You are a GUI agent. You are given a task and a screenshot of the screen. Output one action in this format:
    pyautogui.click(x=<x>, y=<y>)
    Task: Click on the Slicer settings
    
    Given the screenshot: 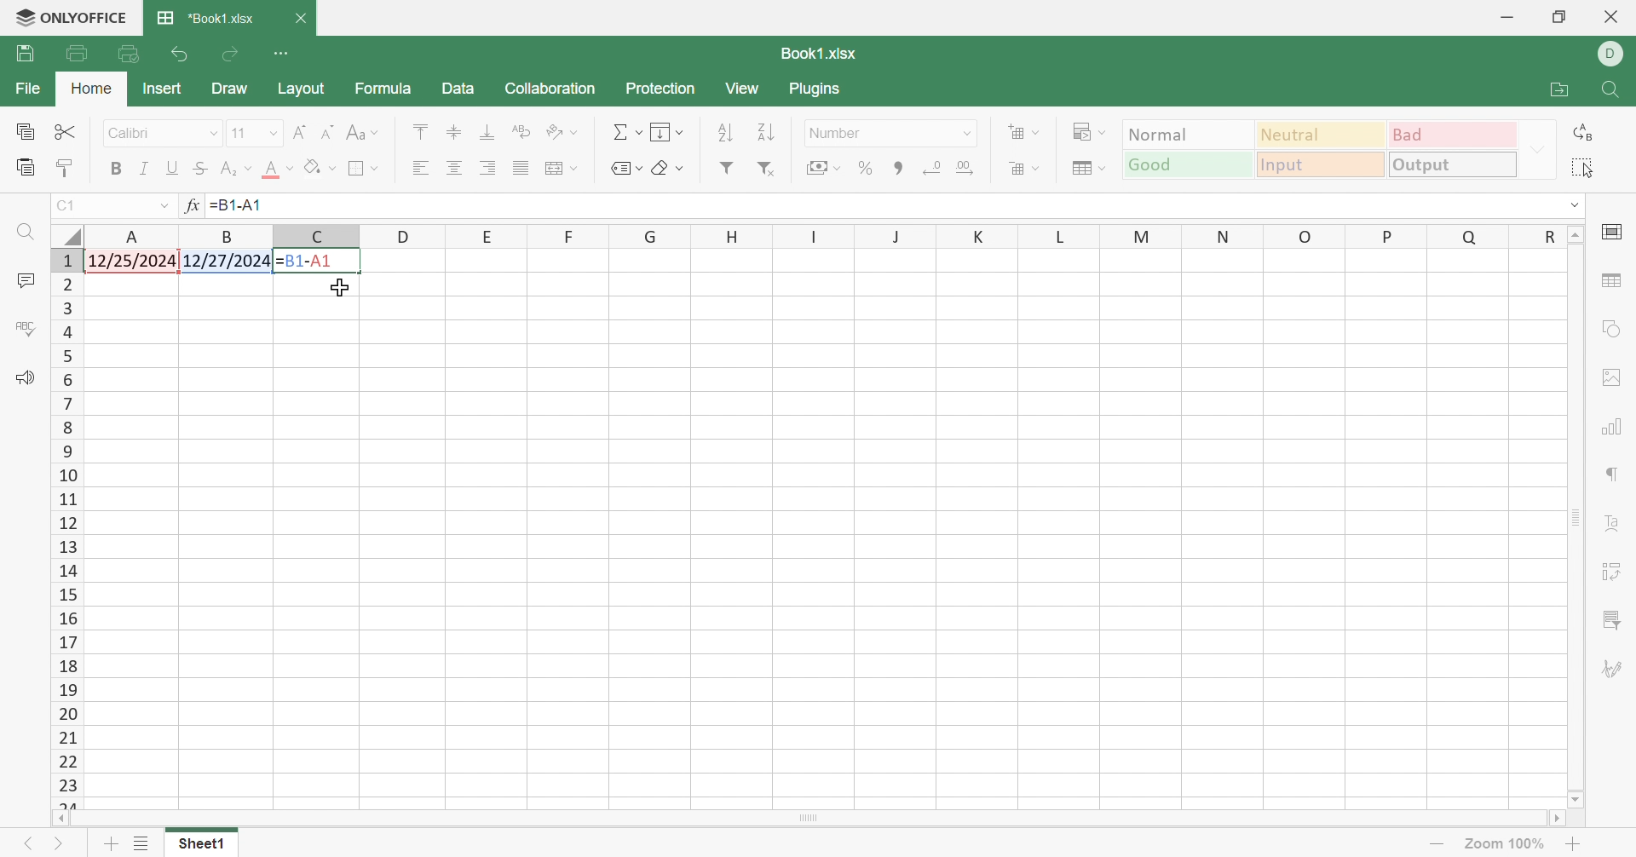 What is the action you would take?
    pyautogui.click(x=1610, y=619)
    